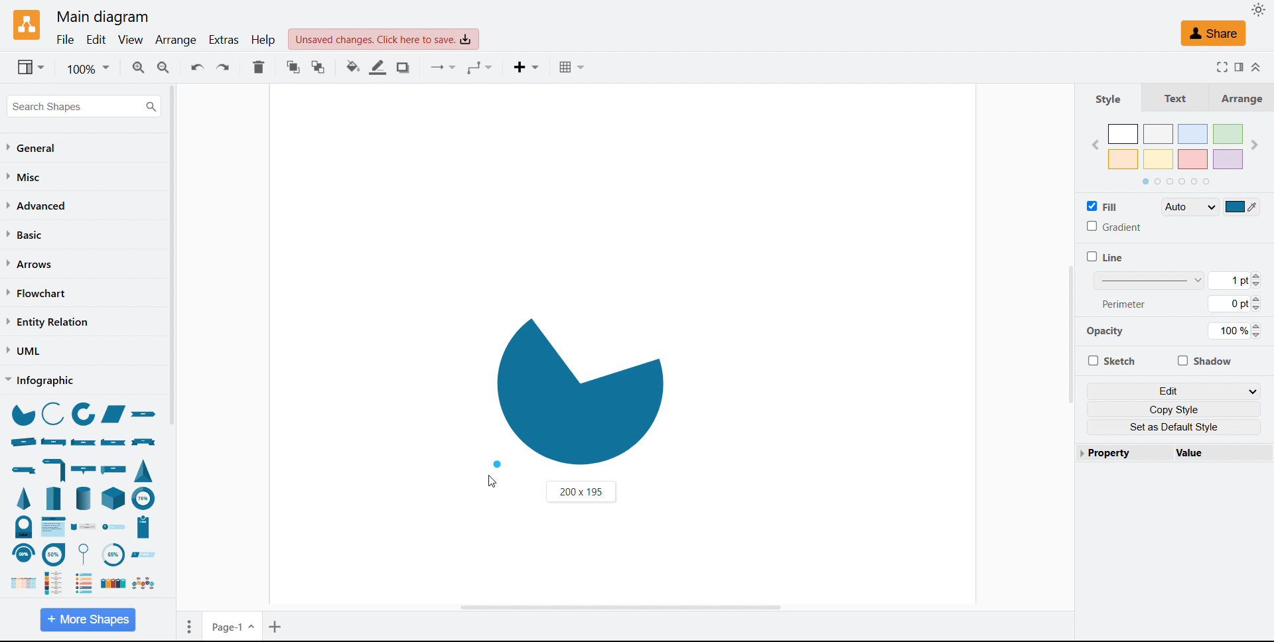  Describe the element at coordinates (55, 469) in the screenshot. I see `banner half fold` at that location.